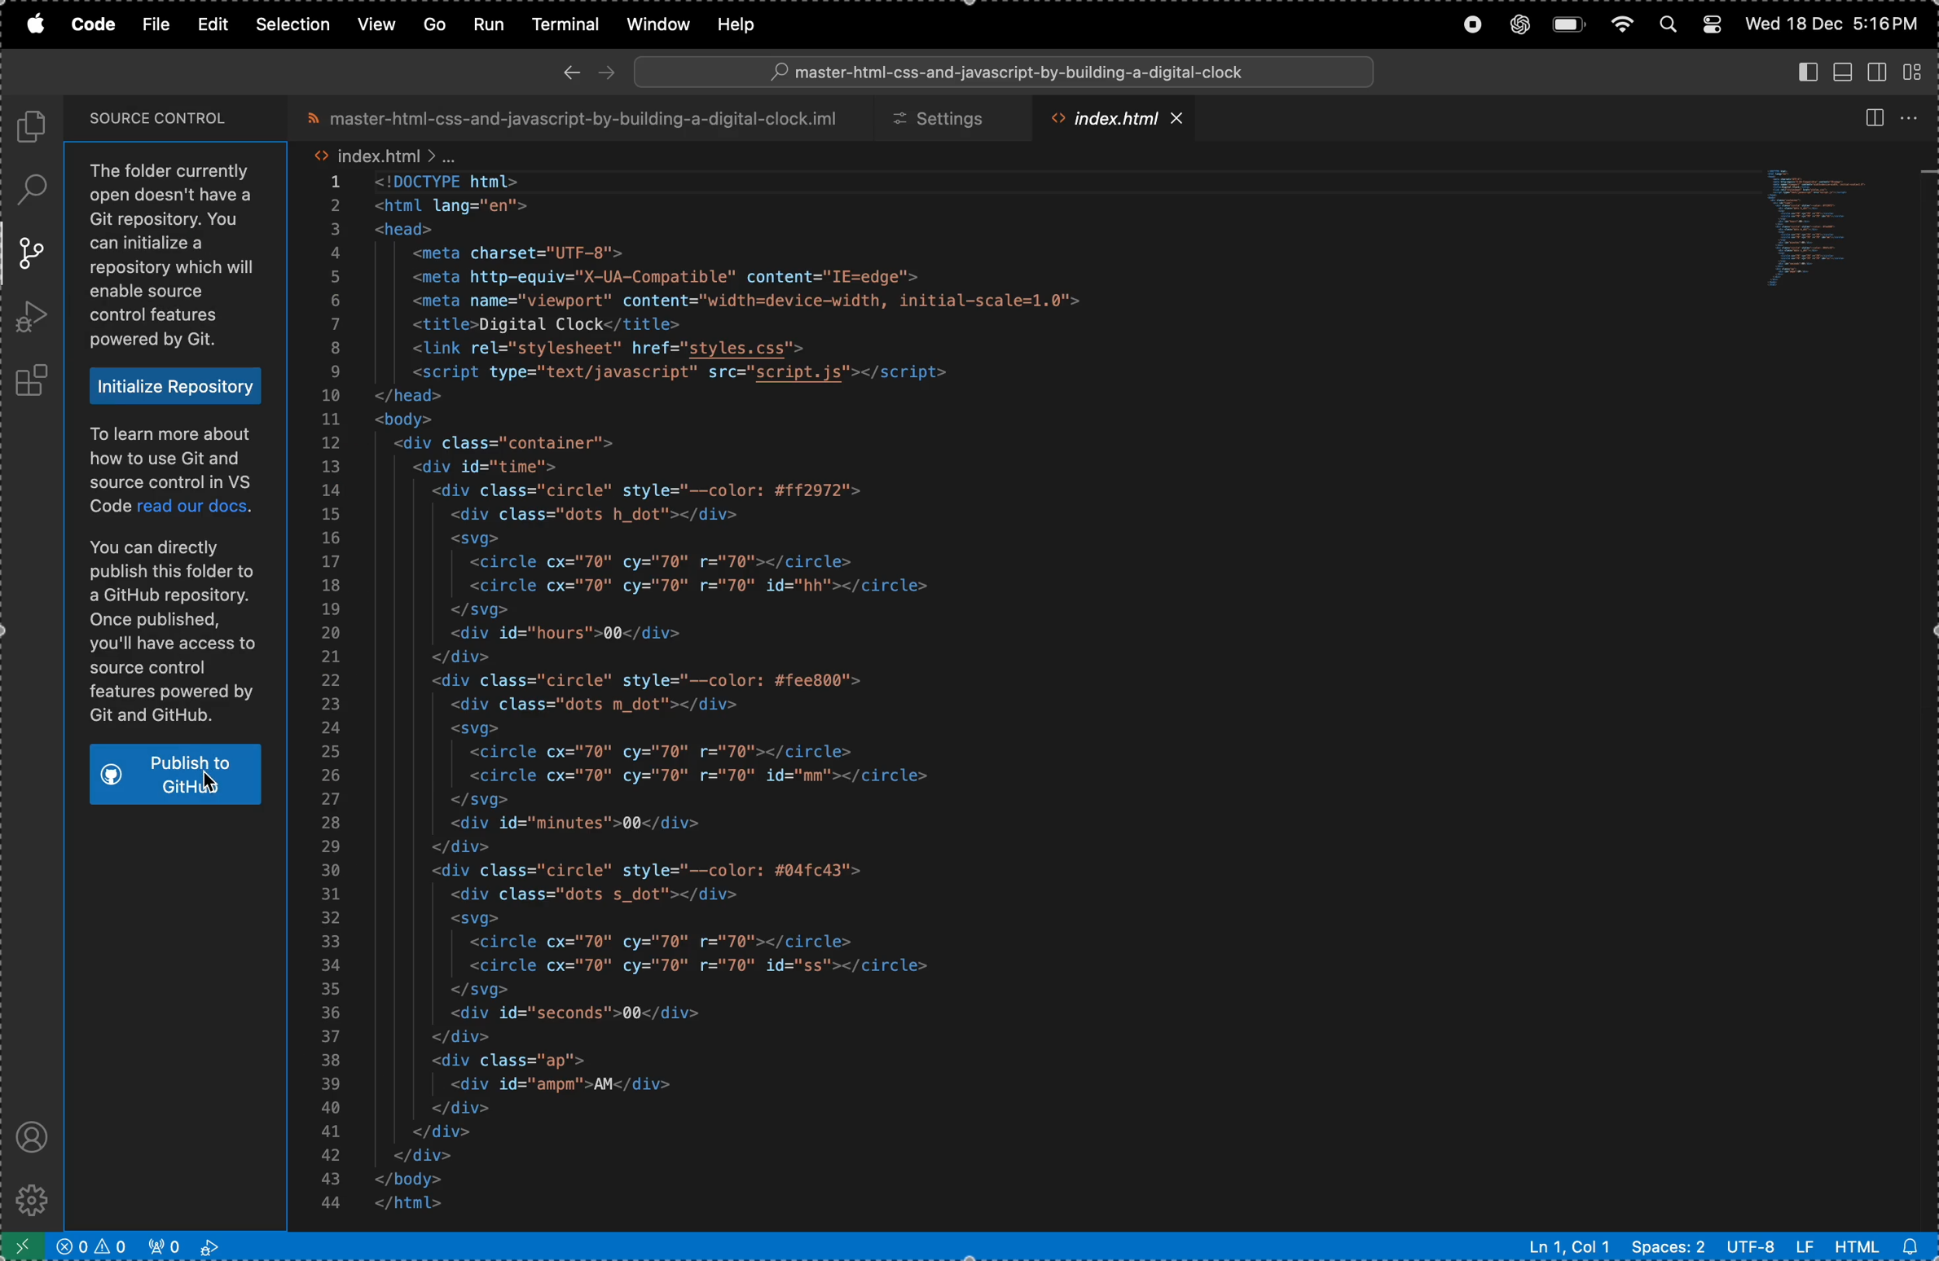 This screenshot has height=1261, width=1939. Describe the element at coordinates (1618, 25) in the screenshot. I see `wifi` at that location.